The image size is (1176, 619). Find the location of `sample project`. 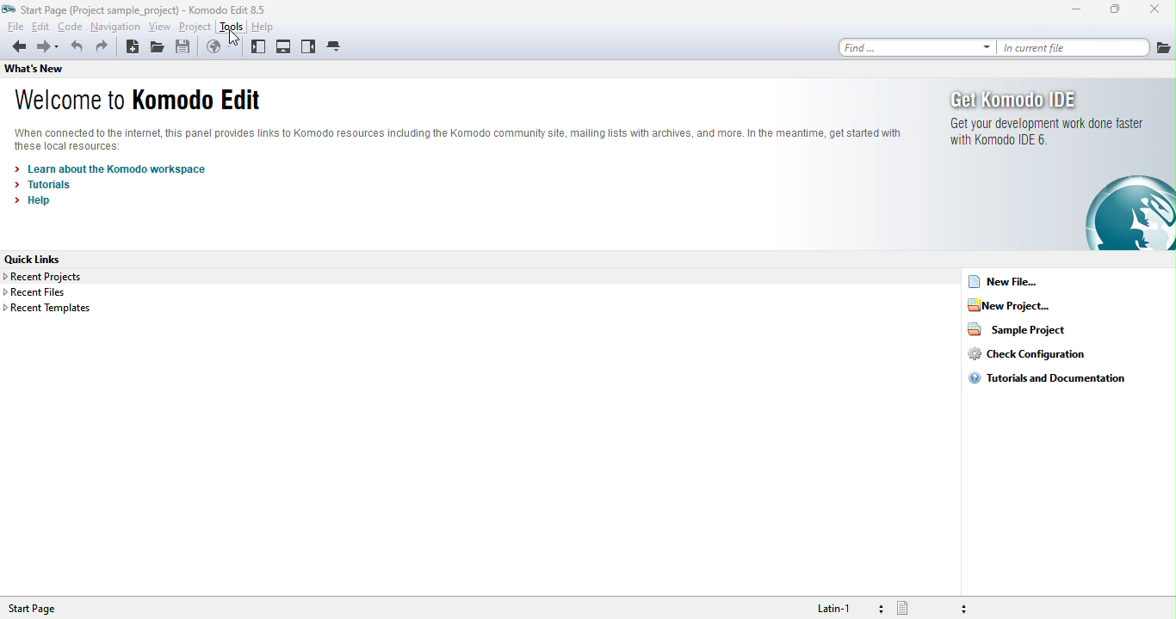

sample project is located at coordinates (1020, 332).